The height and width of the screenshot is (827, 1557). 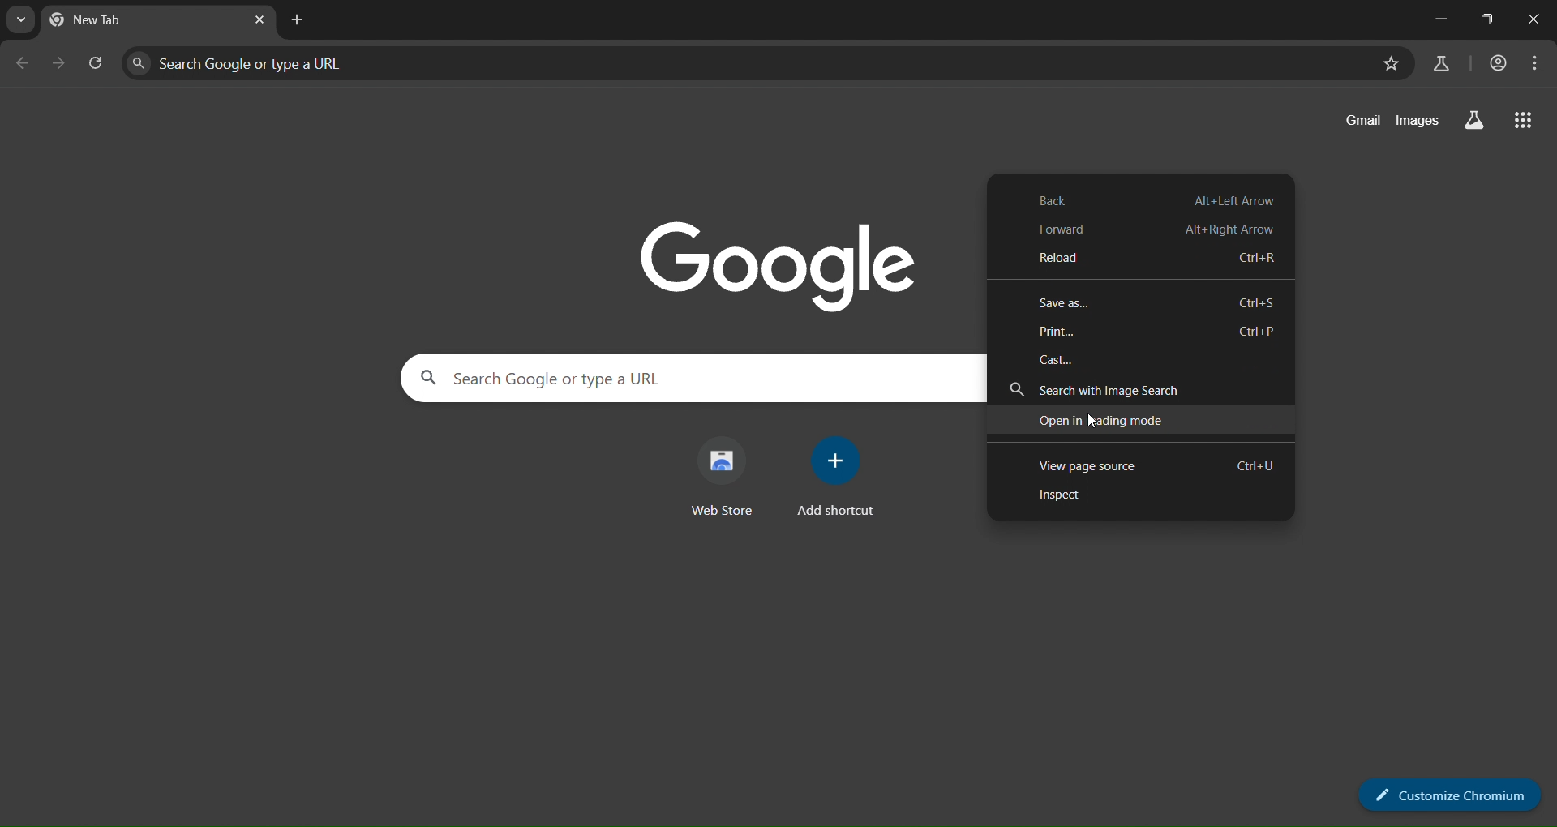 What do you see at coordinates (1356, 122) in the screenshot?
I see `gmail` at bounding box center [1356, 122].